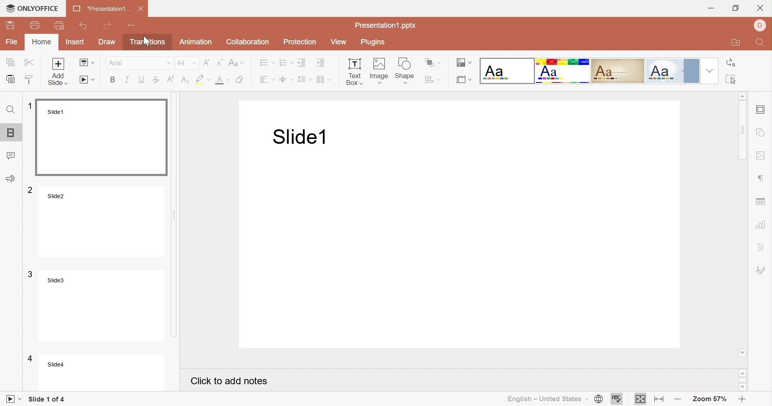  Describe the element at coordinates (744, 130) in the screenshot. I see `Scroll bar` at that location.